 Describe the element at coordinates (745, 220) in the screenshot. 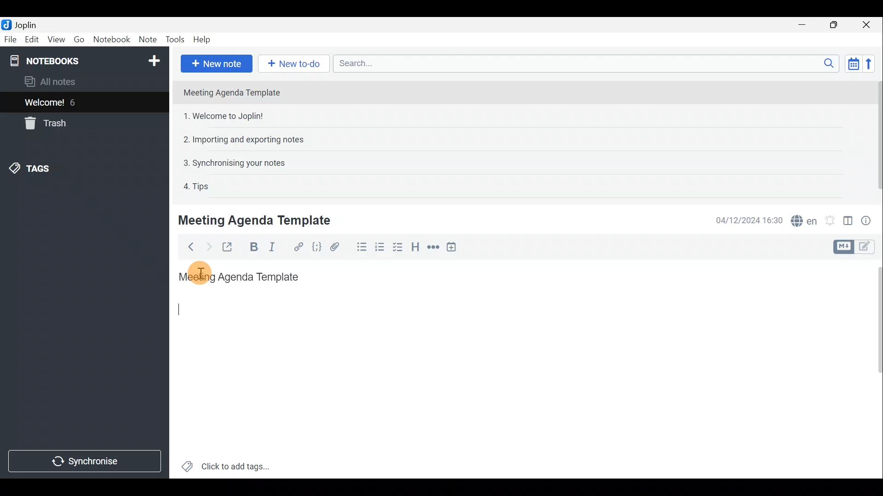

I see `04/12/2024 16:30` at that location.